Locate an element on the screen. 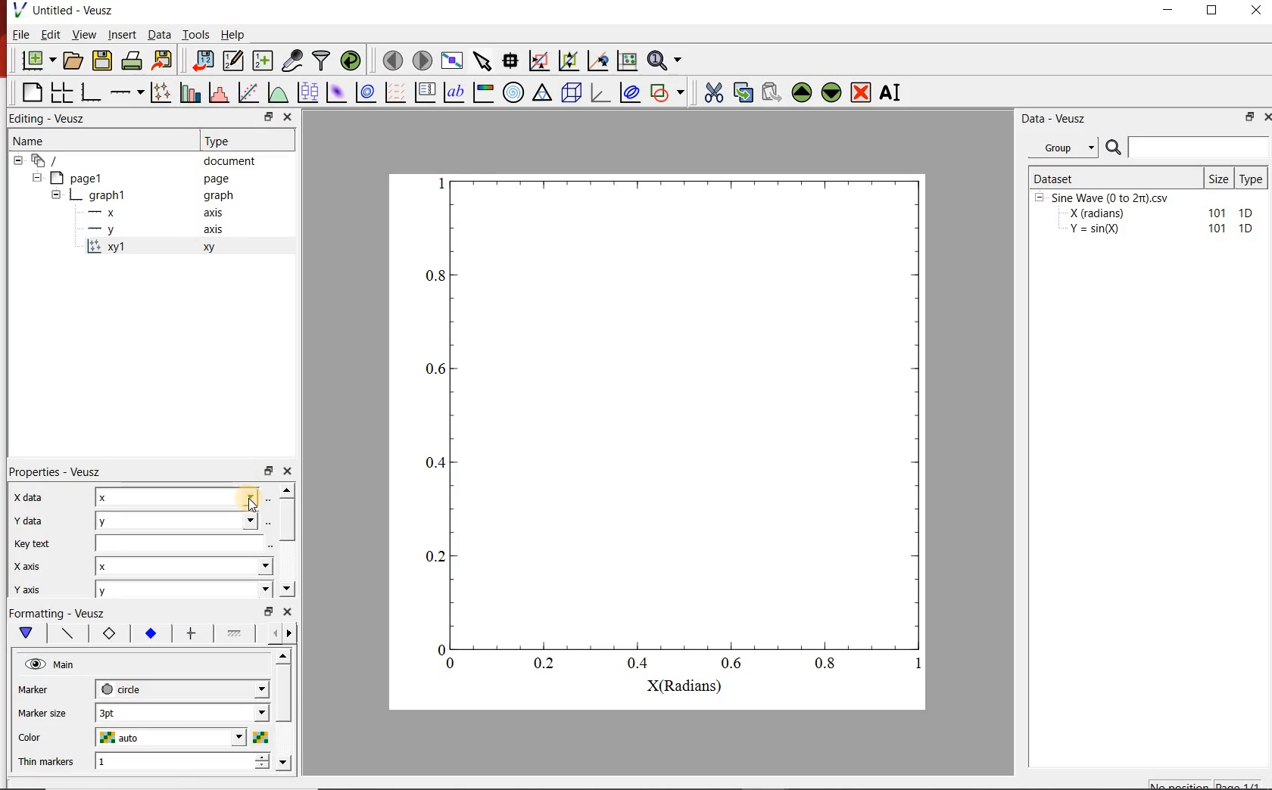 The height and width of the screenshot is (790, 1272). Close is located at coordinates (288, 469).